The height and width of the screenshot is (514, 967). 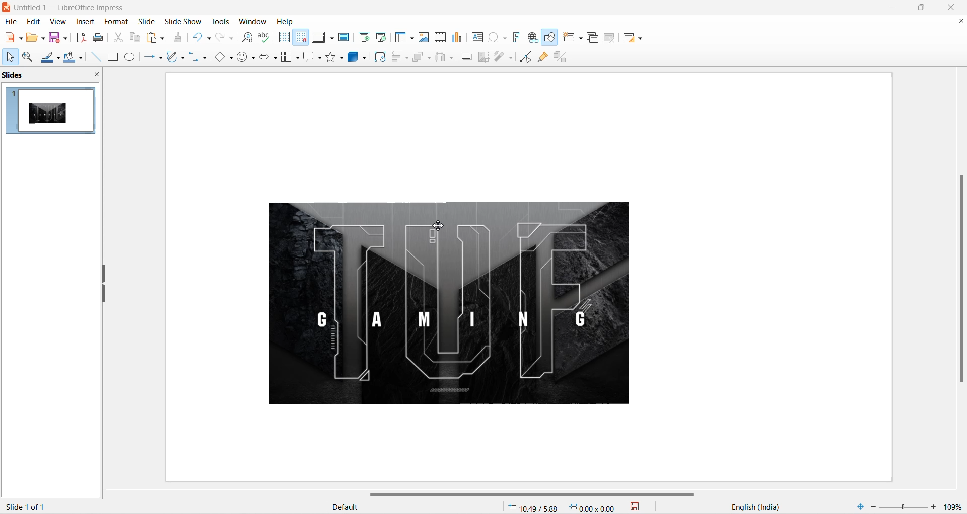 What do you see at coordinates (365, 37) in the screenshot?
I see `start at first slide` at bounding box center [365, 37].